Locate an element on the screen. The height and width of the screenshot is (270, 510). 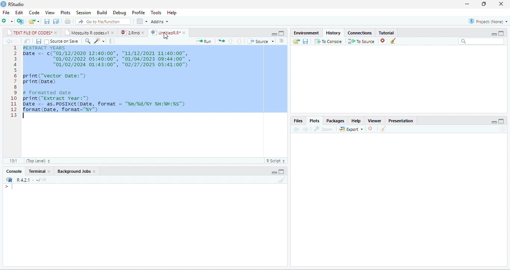
> is located at coordinates (9, 187).